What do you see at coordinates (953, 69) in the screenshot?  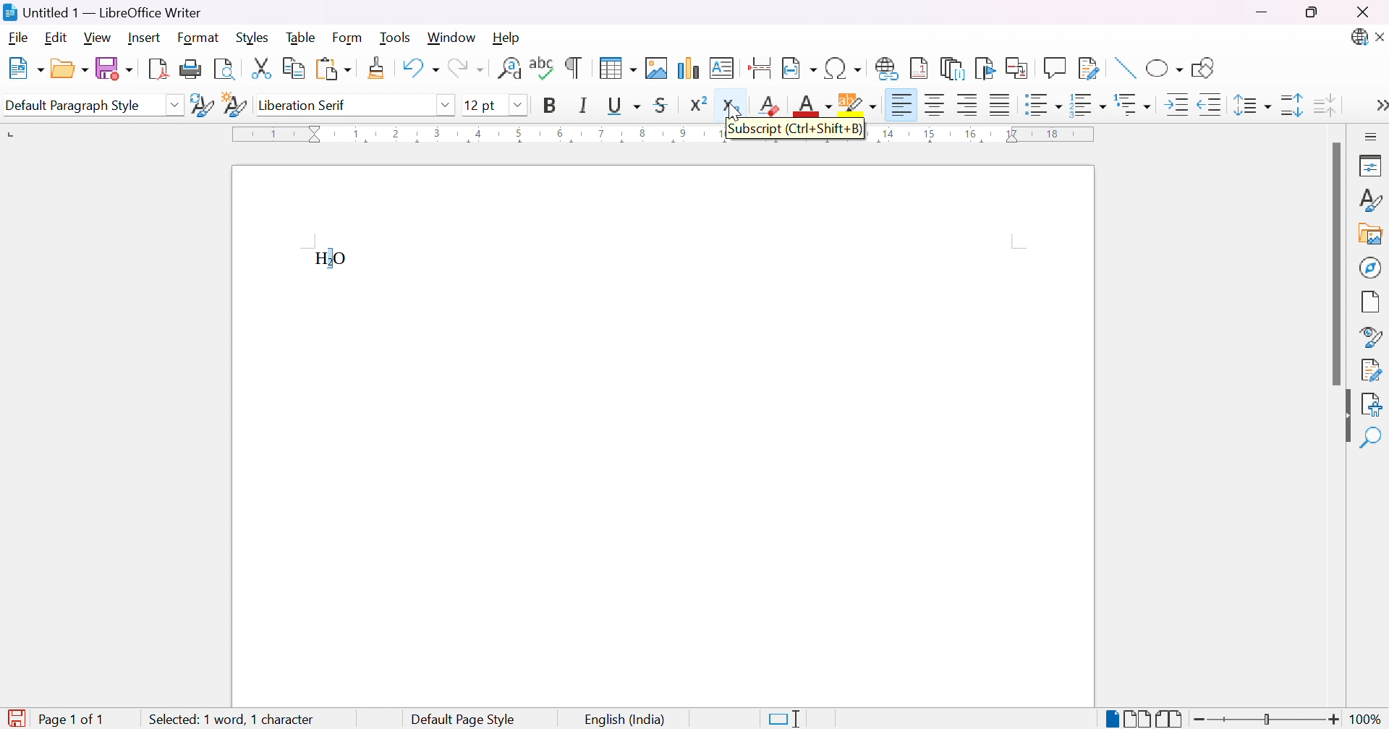 I see `Insert endnote` at bounding box center [953, 69].